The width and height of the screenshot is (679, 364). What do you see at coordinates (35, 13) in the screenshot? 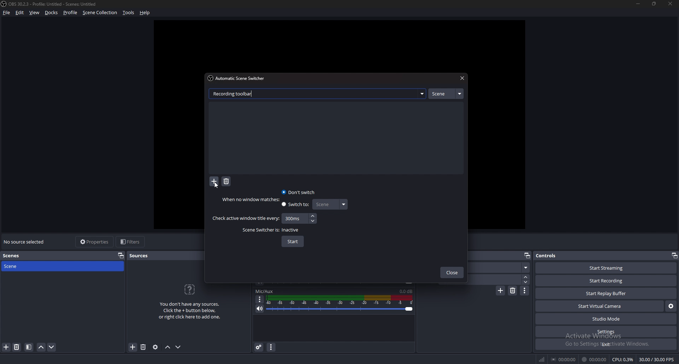
I see `view` at bounding box center [35, 13].